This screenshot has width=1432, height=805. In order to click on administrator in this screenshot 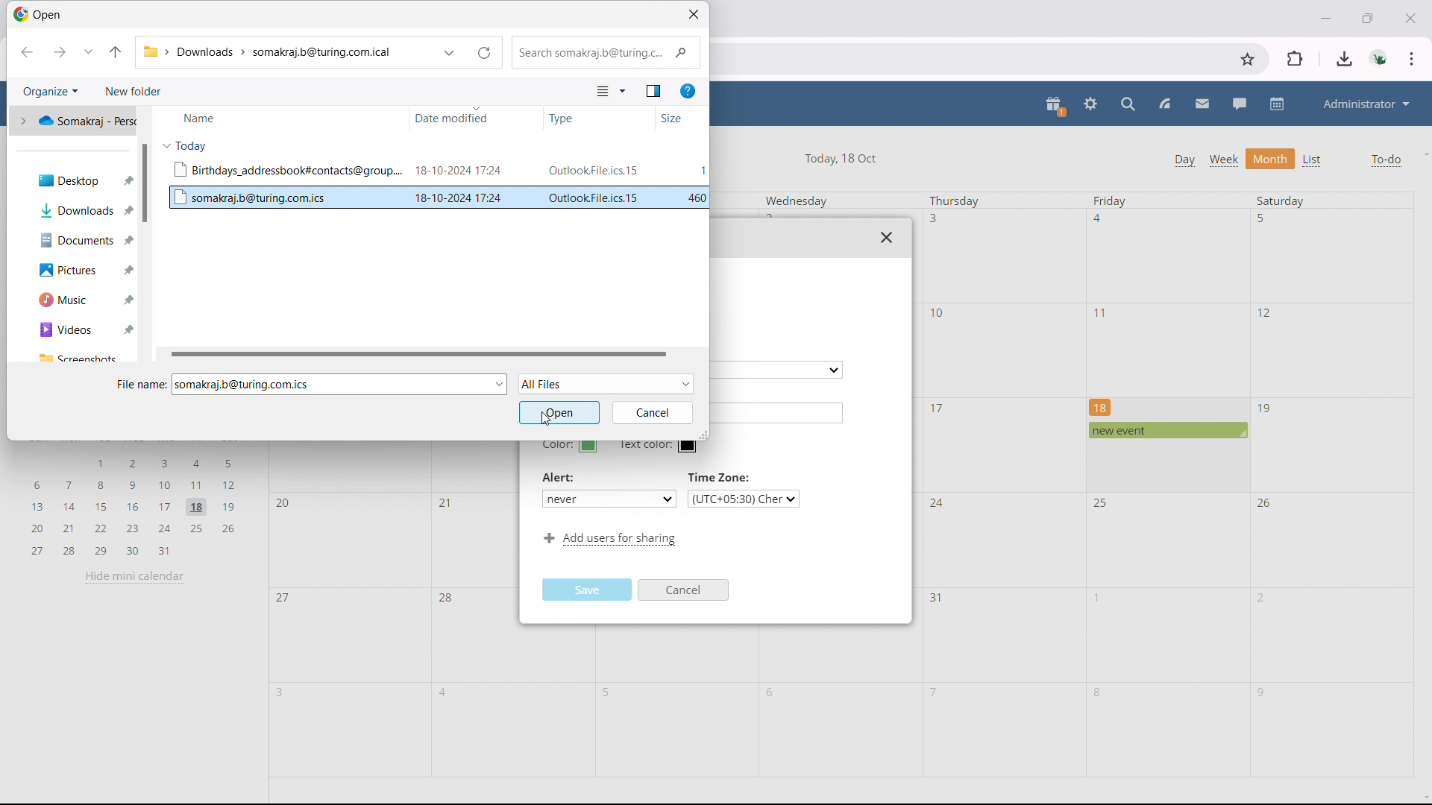, I will do `click(1365, 104)`.